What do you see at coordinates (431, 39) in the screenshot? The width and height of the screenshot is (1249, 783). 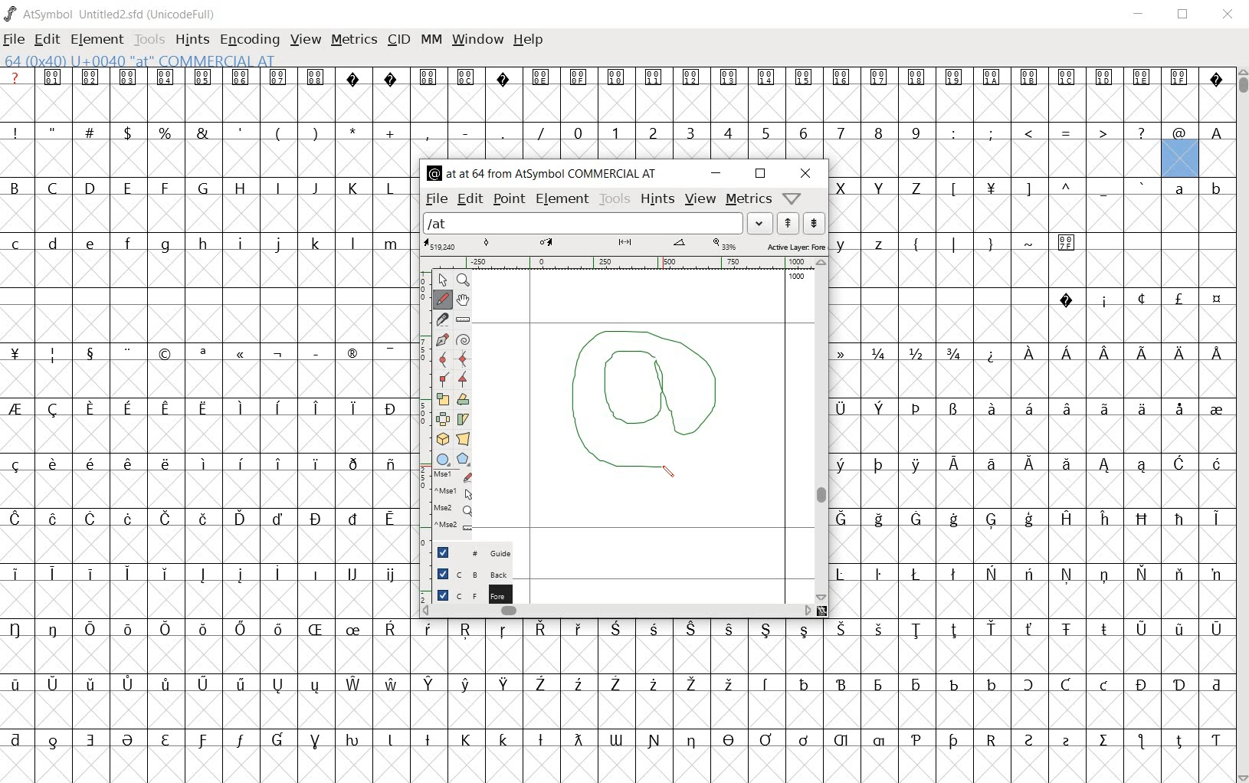 I see `MM` at bounding box center [431, 39].